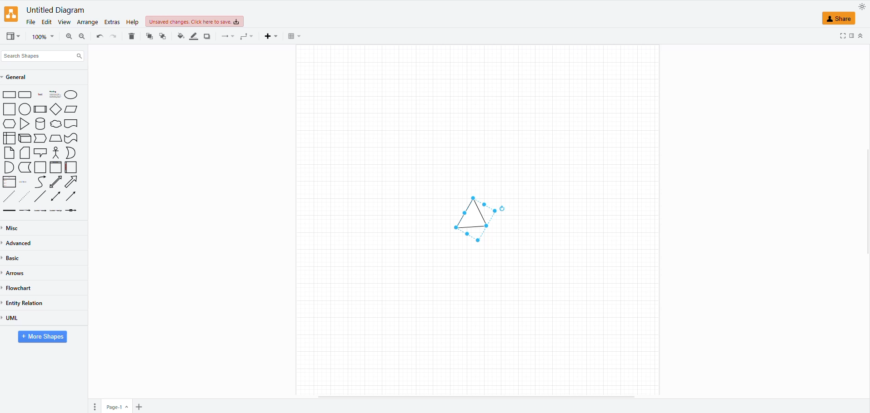 The height and width of the screenshot is (413, 870). Describe the element at coordinates (39, 38) in the screenshot. I see `magnifier` at that location.